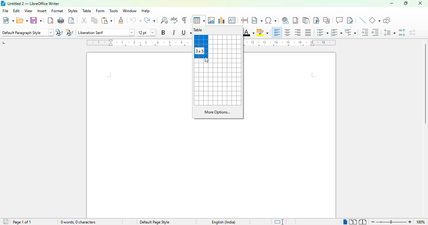 The width and height of the screenshot is (428, 225). I want to click on multi-page view, so click(353, 222).